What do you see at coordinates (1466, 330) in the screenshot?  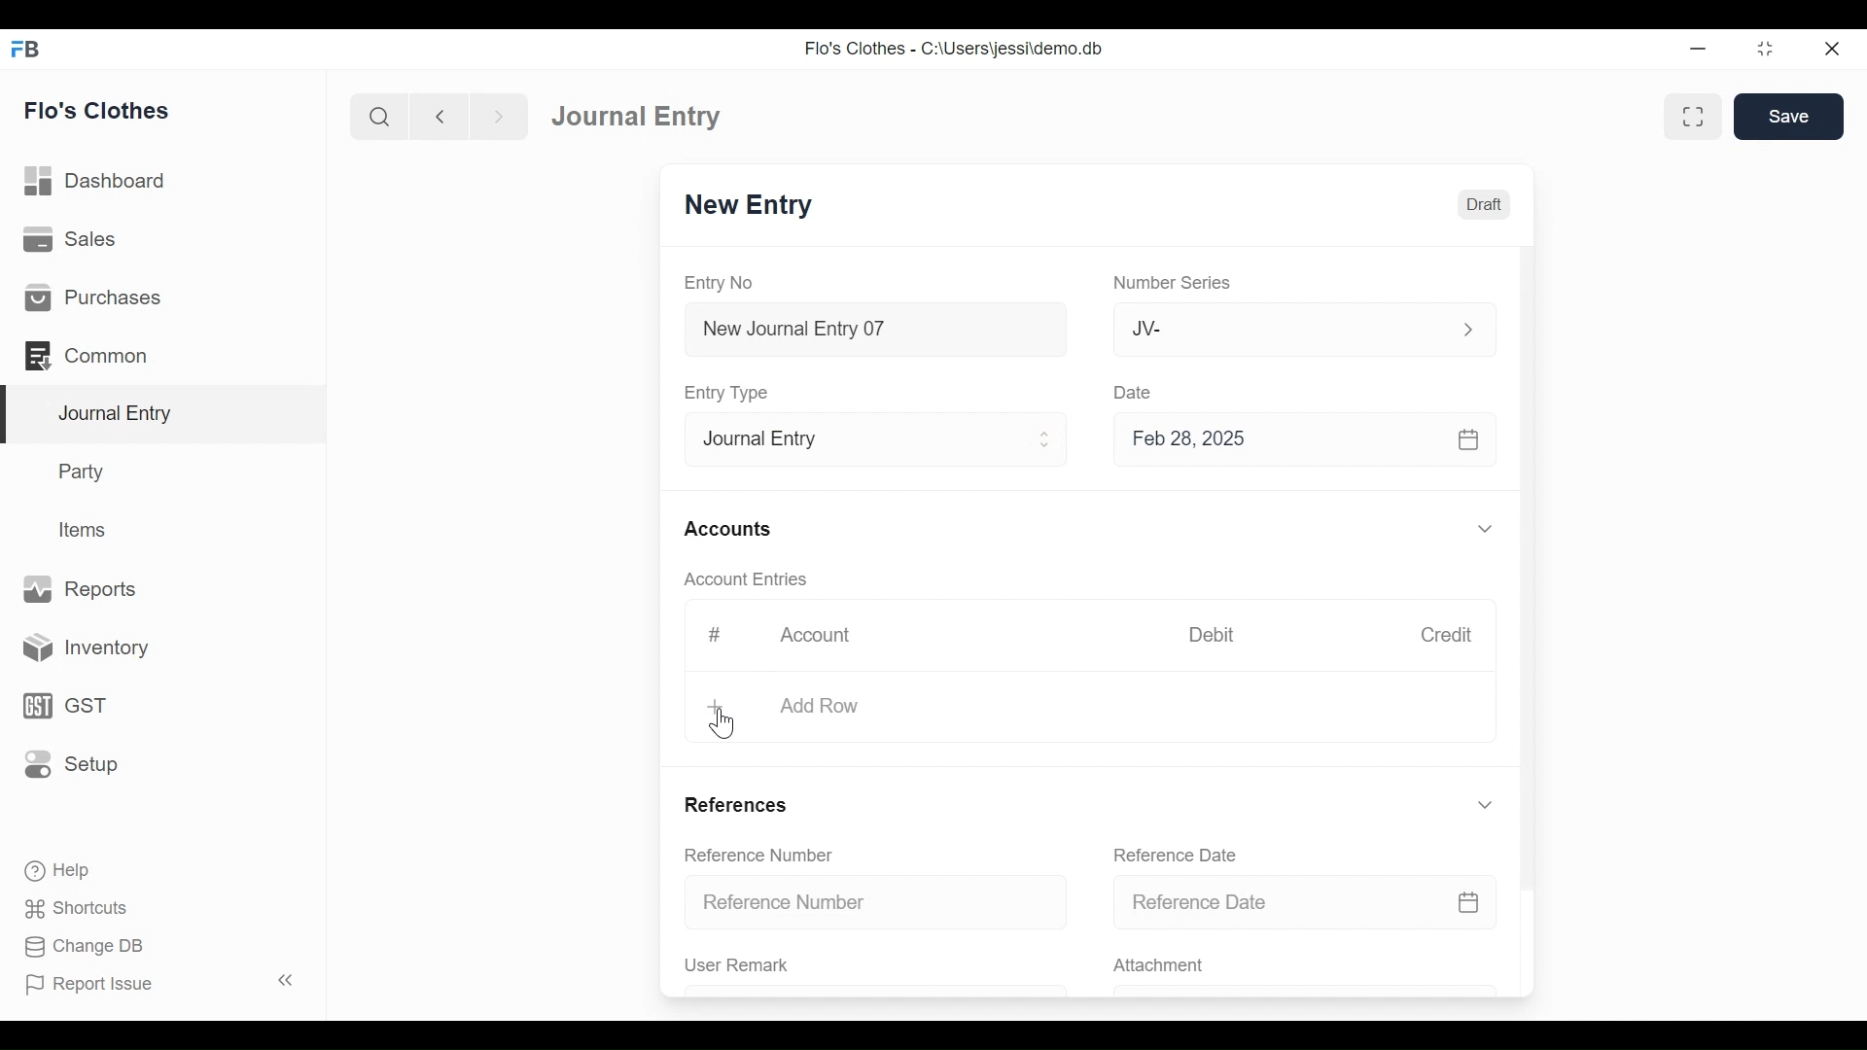 I see `Expand` at bounding box center [1466, 330].